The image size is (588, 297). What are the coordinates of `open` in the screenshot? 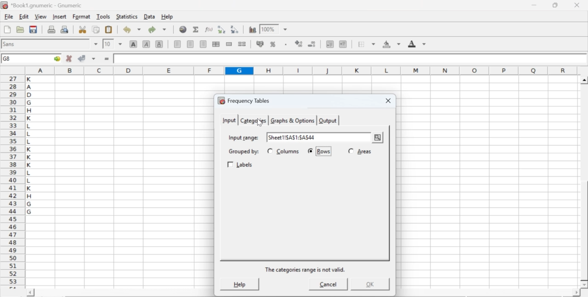 It's located at (19, 29).